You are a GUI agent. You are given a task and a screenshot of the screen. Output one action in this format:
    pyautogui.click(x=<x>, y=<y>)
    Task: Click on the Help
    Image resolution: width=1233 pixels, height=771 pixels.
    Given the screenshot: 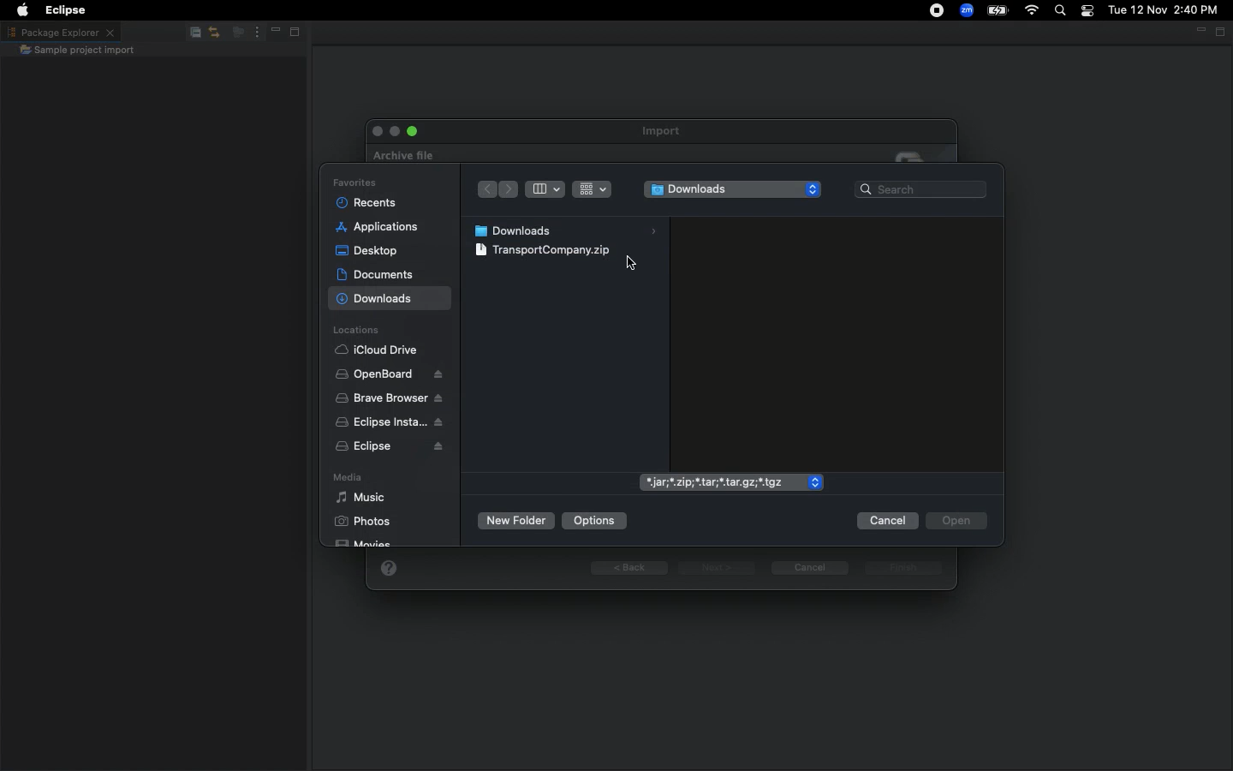 What is the action you would take?
    pyautogui.click(x=388, y=566)
    